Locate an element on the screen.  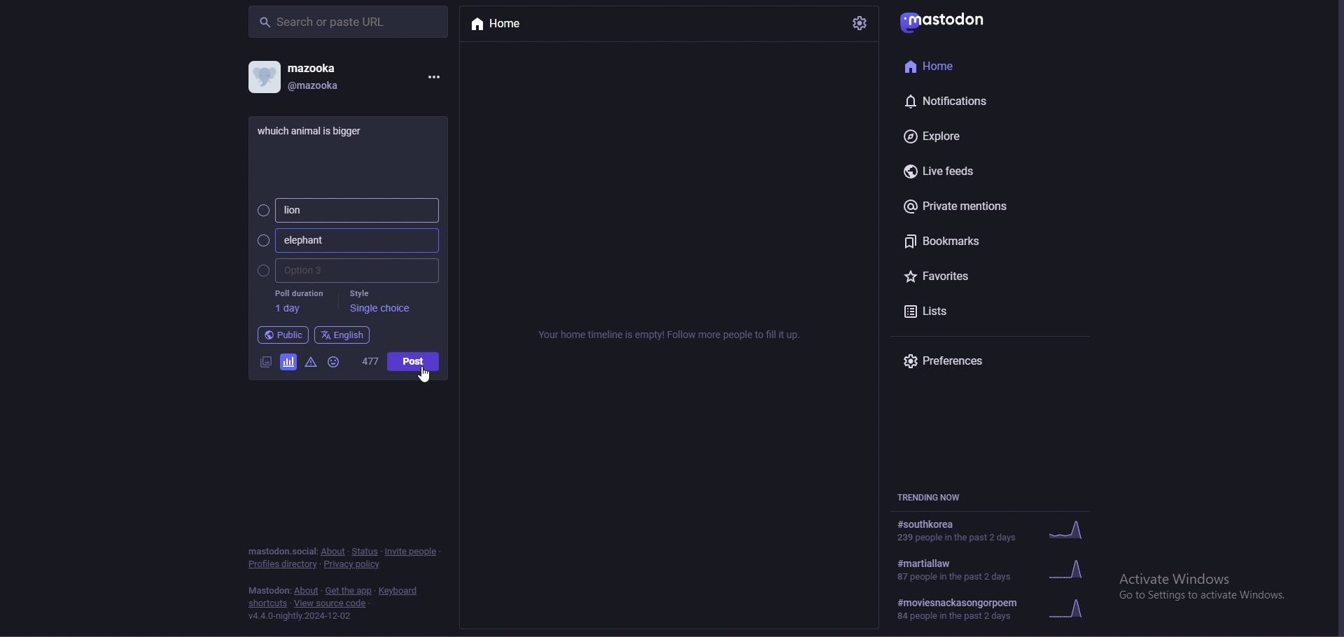
poll duration is located at coordinates (297, 302).